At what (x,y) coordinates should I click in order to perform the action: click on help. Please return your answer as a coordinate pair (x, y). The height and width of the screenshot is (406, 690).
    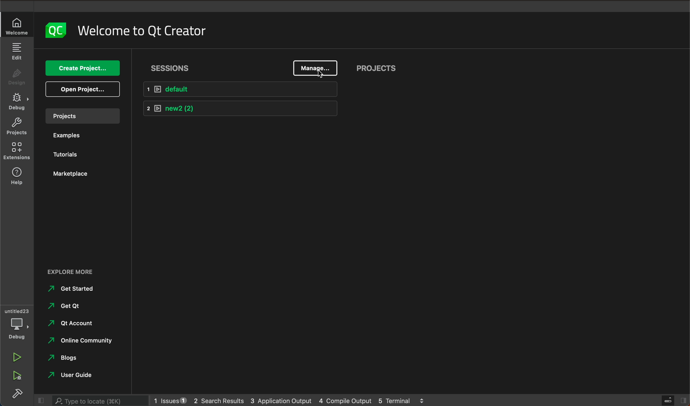
    Looking at the image, I should click on (18, 177).